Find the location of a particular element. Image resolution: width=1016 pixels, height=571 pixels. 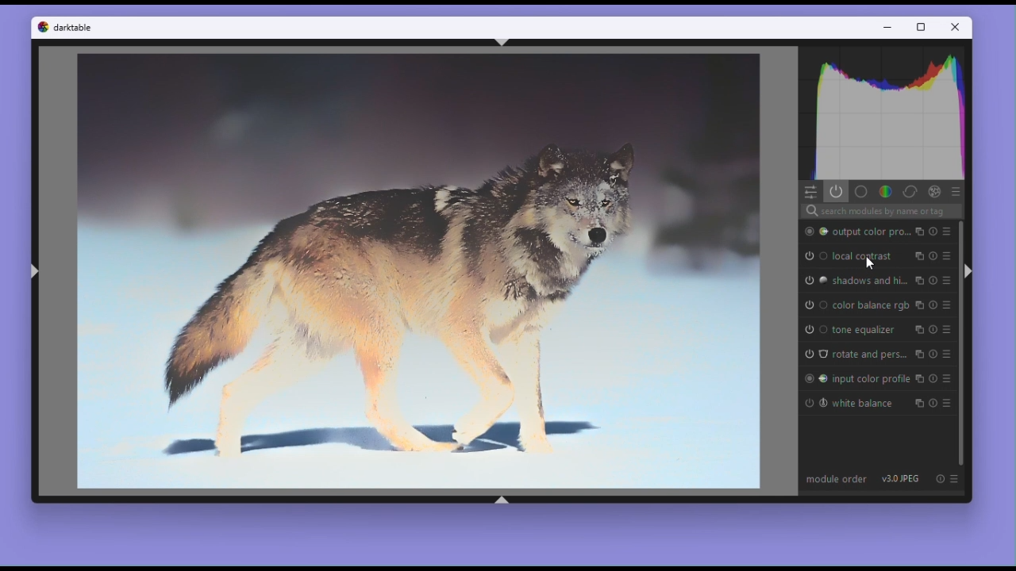

Module order v3.0 JPEG is located at coordinates (861, 480).